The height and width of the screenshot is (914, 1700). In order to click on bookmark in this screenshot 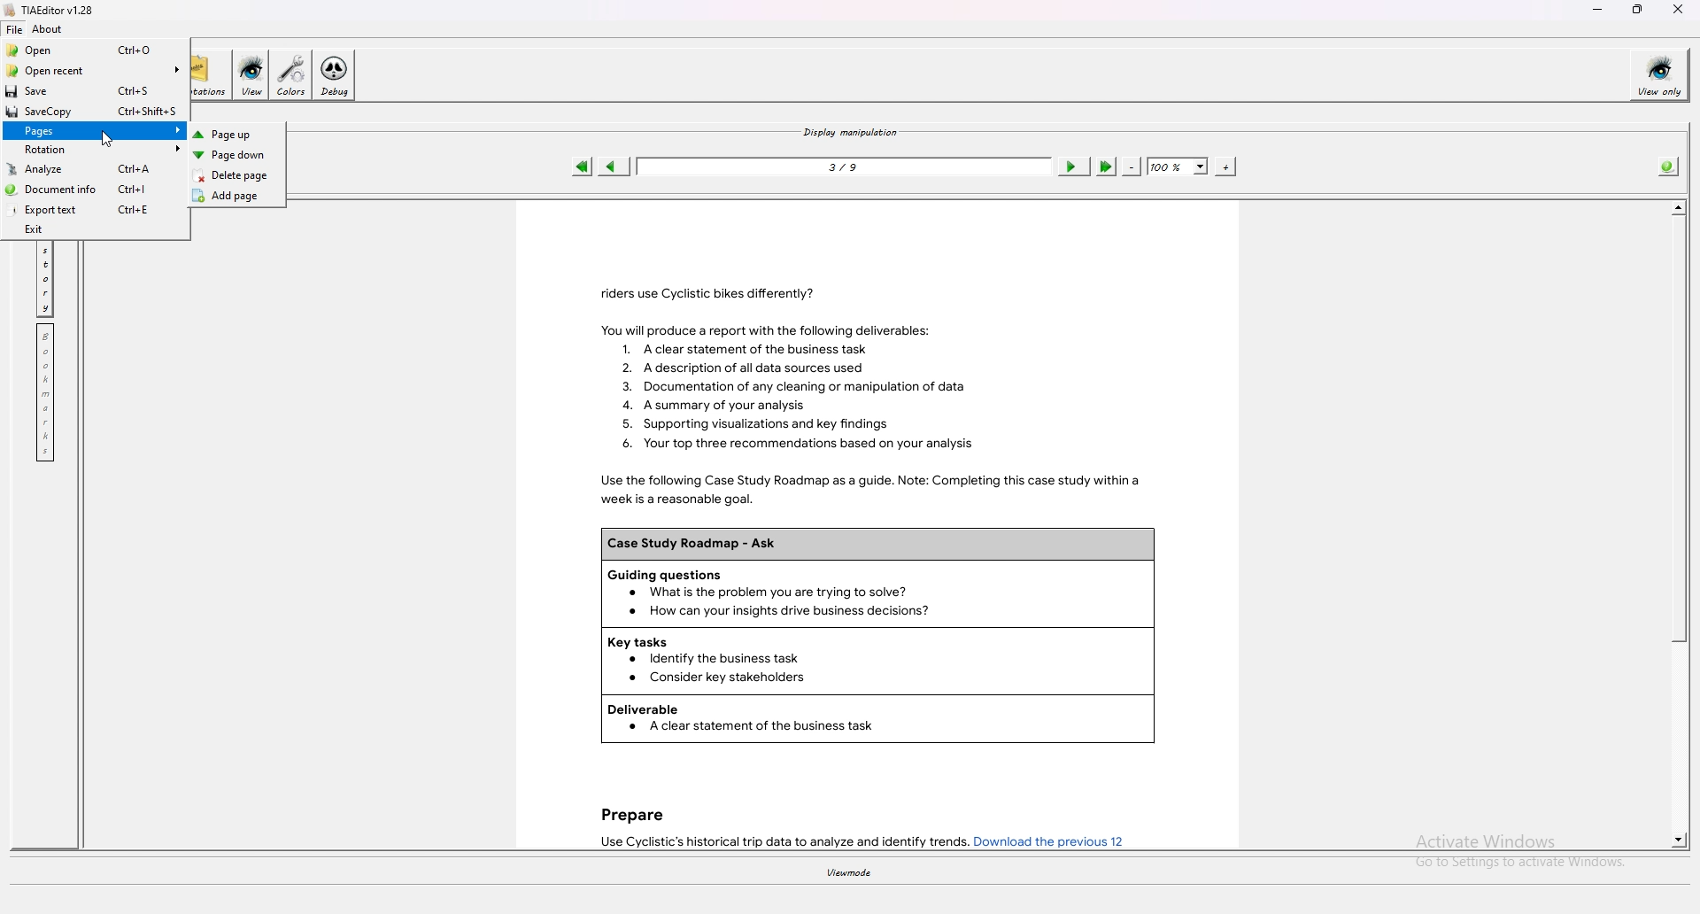, I will do `click(47, 392)`.